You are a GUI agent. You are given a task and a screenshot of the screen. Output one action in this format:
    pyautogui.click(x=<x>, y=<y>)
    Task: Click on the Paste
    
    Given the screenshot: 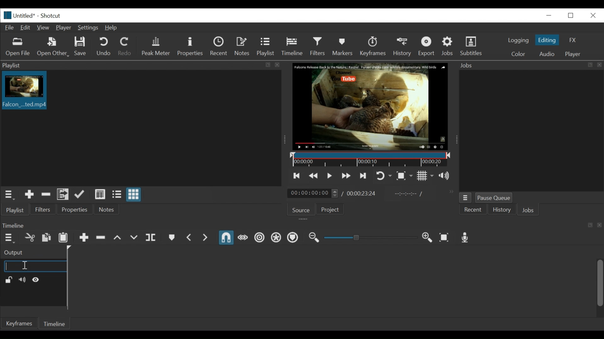 What is the action you would take?
    pyautogui.click(x=64, y=238)
    